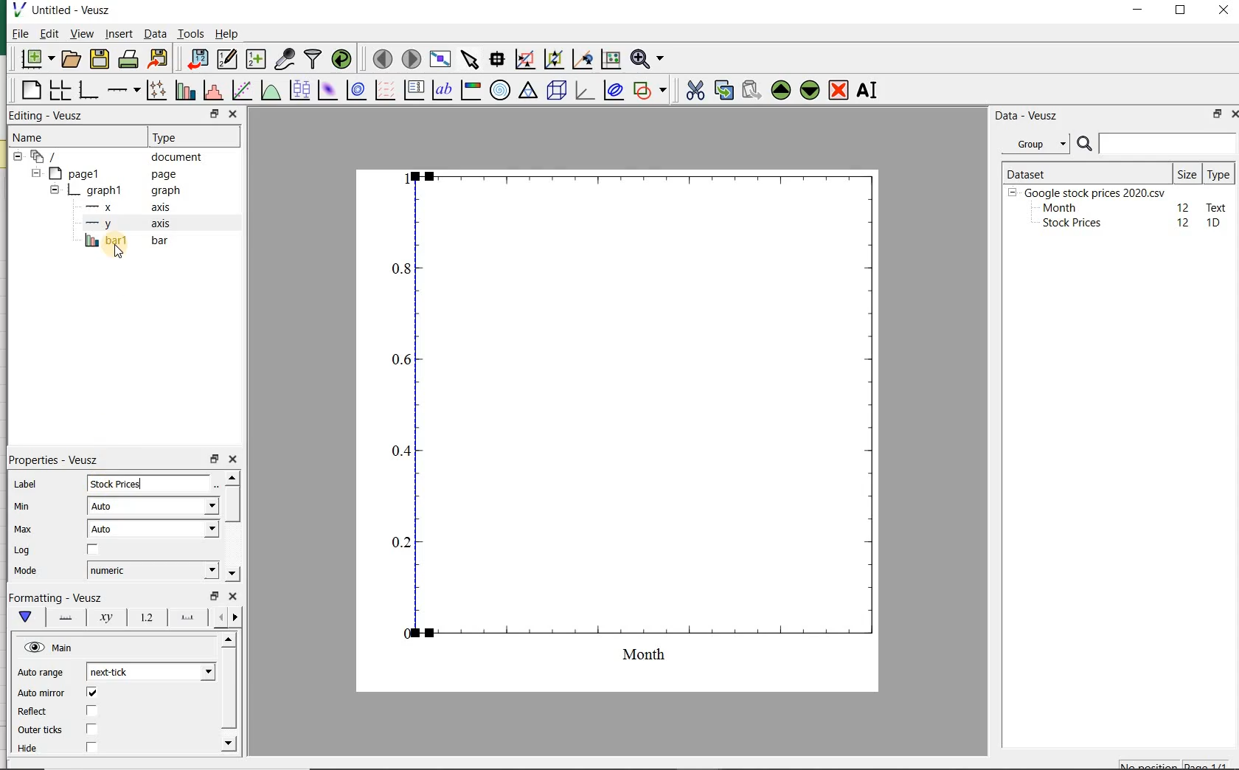  What do you see at coordinates (313, 58) in the screenshot?
I see `filter data` at bounding box center [313, 58].